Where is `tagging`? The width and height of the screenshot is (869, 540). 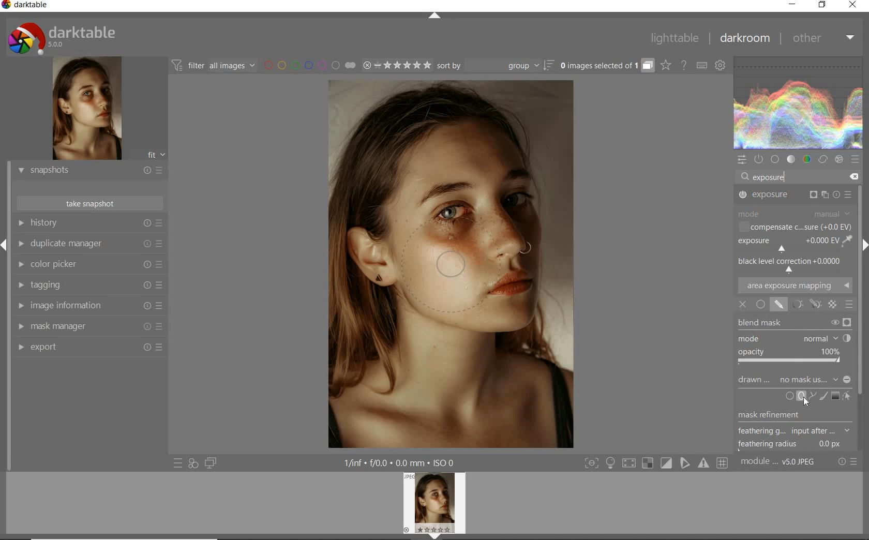
tagging is located at coordinates (89, 284).